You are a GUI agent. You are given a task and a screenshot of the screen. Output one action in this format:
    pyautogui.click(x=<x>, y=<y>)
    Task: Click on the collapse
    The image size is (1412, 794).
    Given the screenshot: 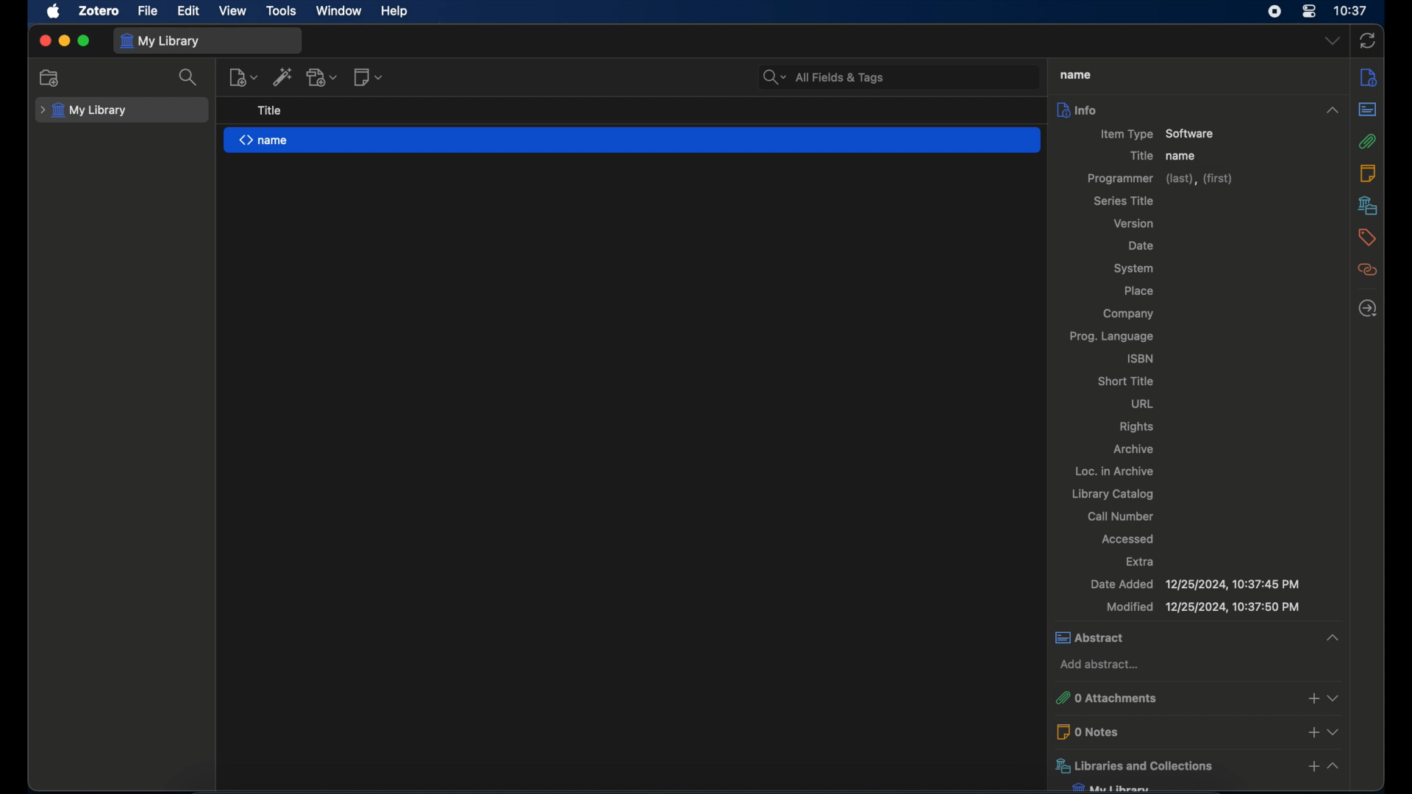 What is the action you would take?
    pyautogui.click(x=1336, y=768)
    